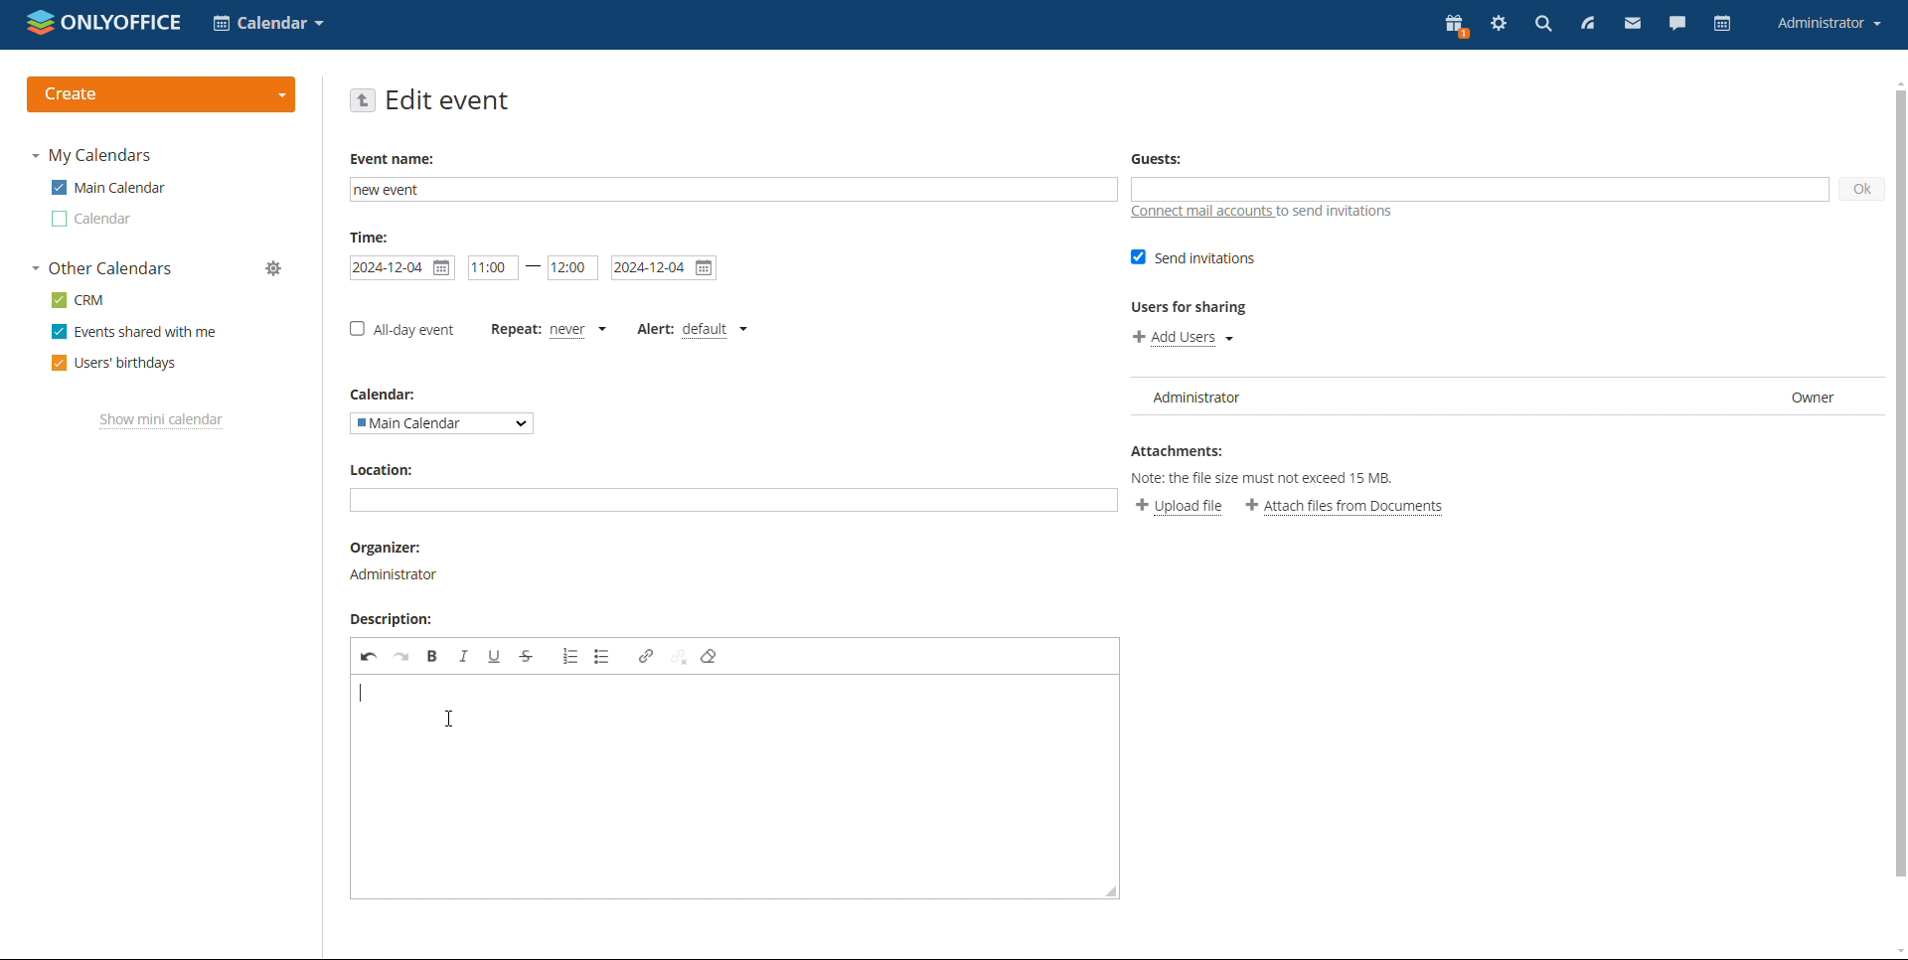 The width and height of the screenshot is (1908, 960). What do you see at coordinates (1455, 26) in the screenshot?
I see `present` at bounding box center [1455, 26].